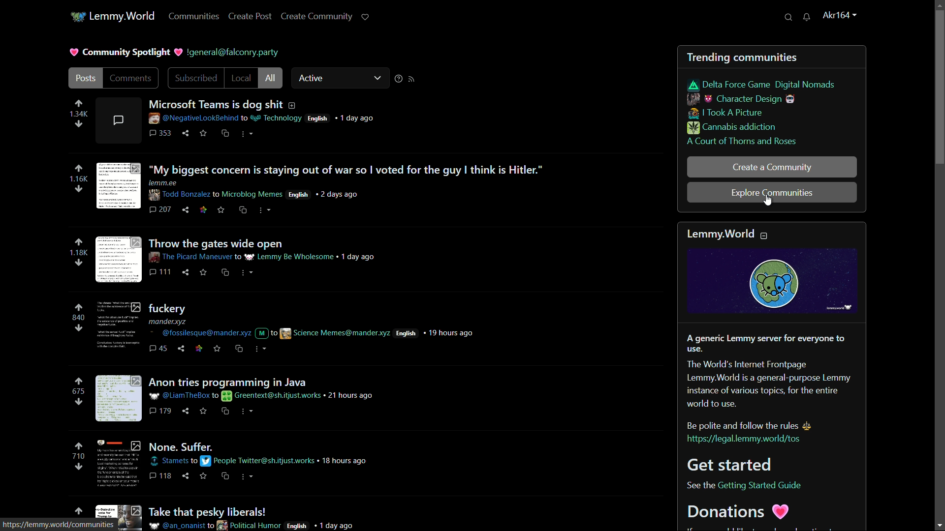  Describe the element at coordinates (265, 118) in the screenshot. I see `post details` at that location.